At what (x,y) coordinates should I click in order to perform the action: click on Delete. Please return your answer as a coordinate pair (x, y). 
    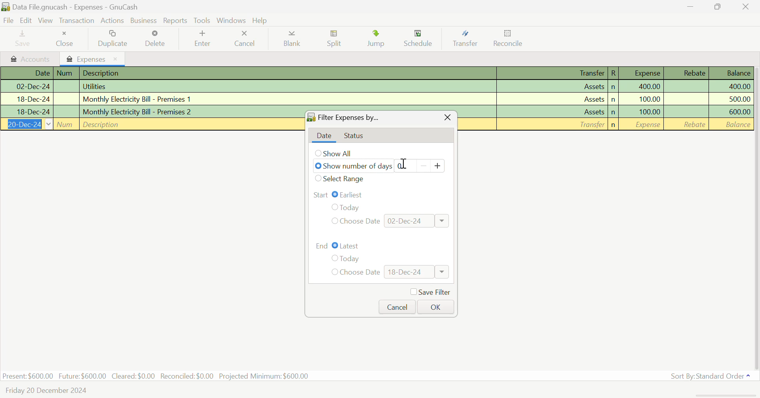
    Looking at the image, I should click on (158, 38).